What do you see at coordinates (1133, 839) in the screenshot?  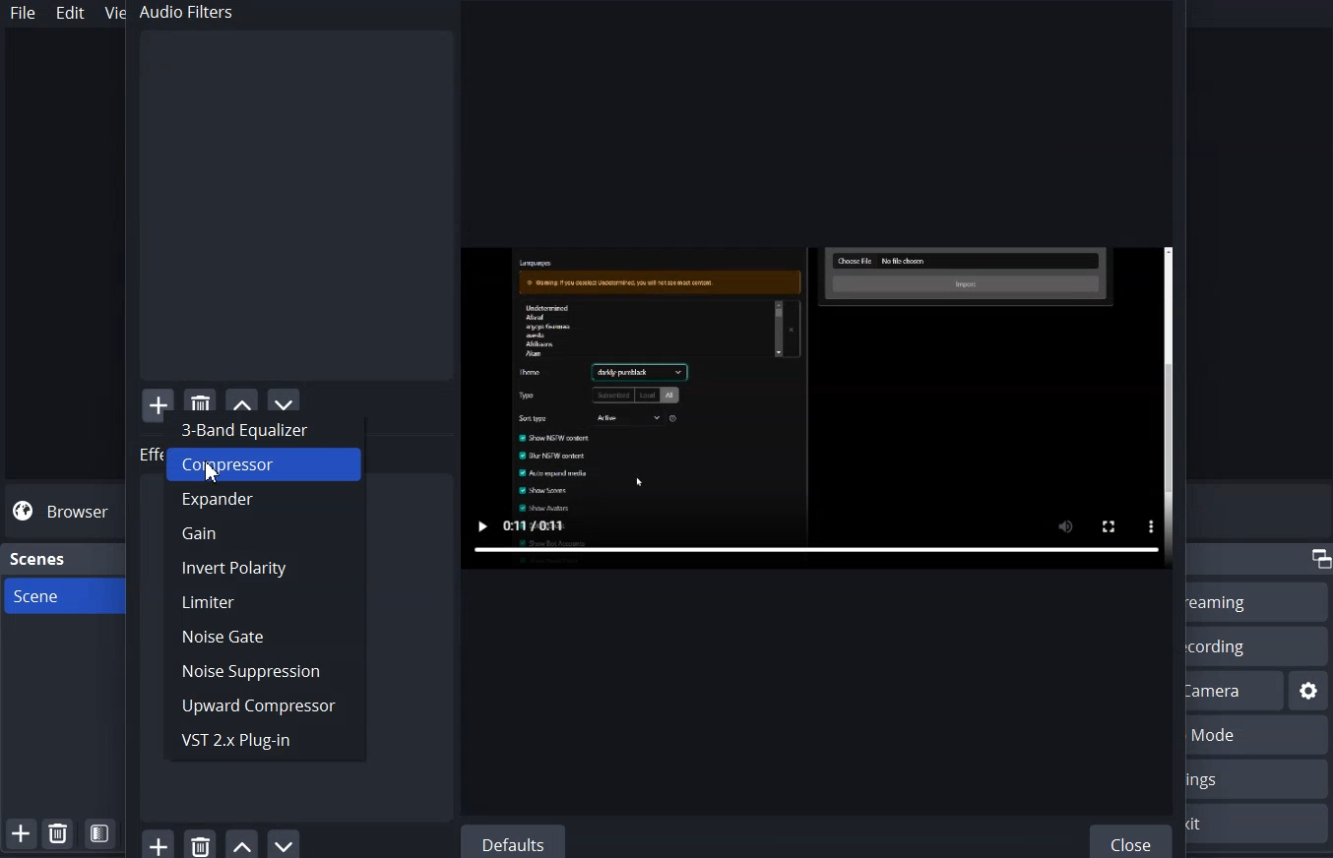 I see `Close` at bounding box center [1133, 839].